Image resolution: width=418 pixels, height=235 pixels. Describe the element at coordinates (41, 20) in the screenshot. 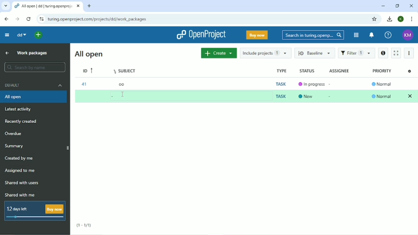

I see `View site information` at that location.